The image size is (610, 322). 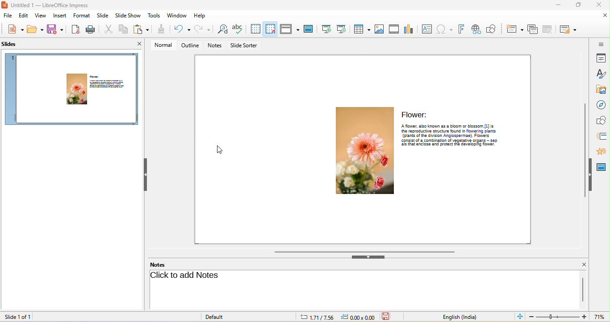 What do you see at coordinates (60, 16) in the screenshot?
I see `insert` at bounding box center [60, 16].